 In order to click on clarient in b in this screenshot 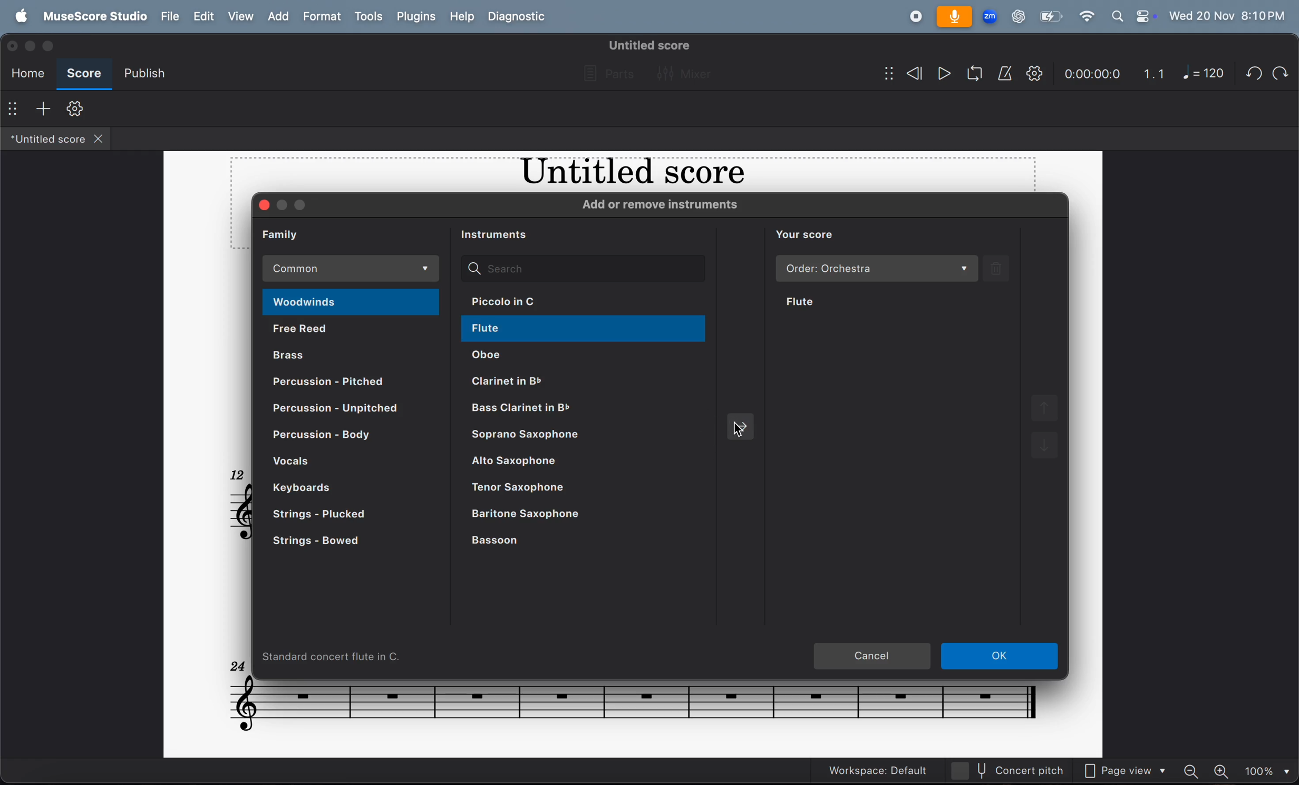, I will do `click(598, 382)`.